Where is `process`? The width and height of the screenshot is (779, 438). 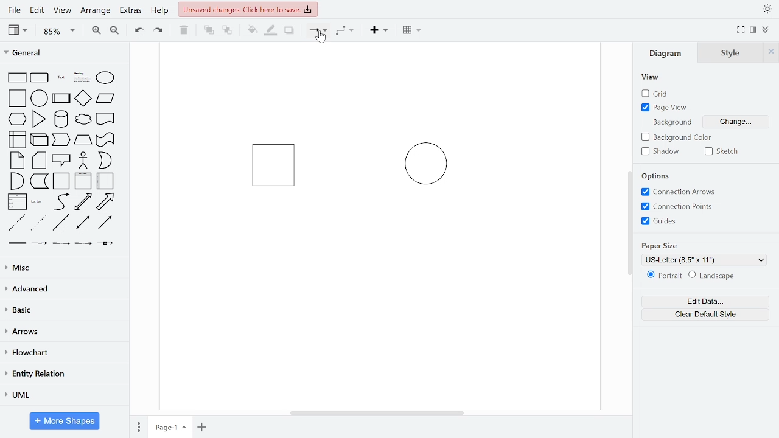
process is located at coordinates (61, 99).